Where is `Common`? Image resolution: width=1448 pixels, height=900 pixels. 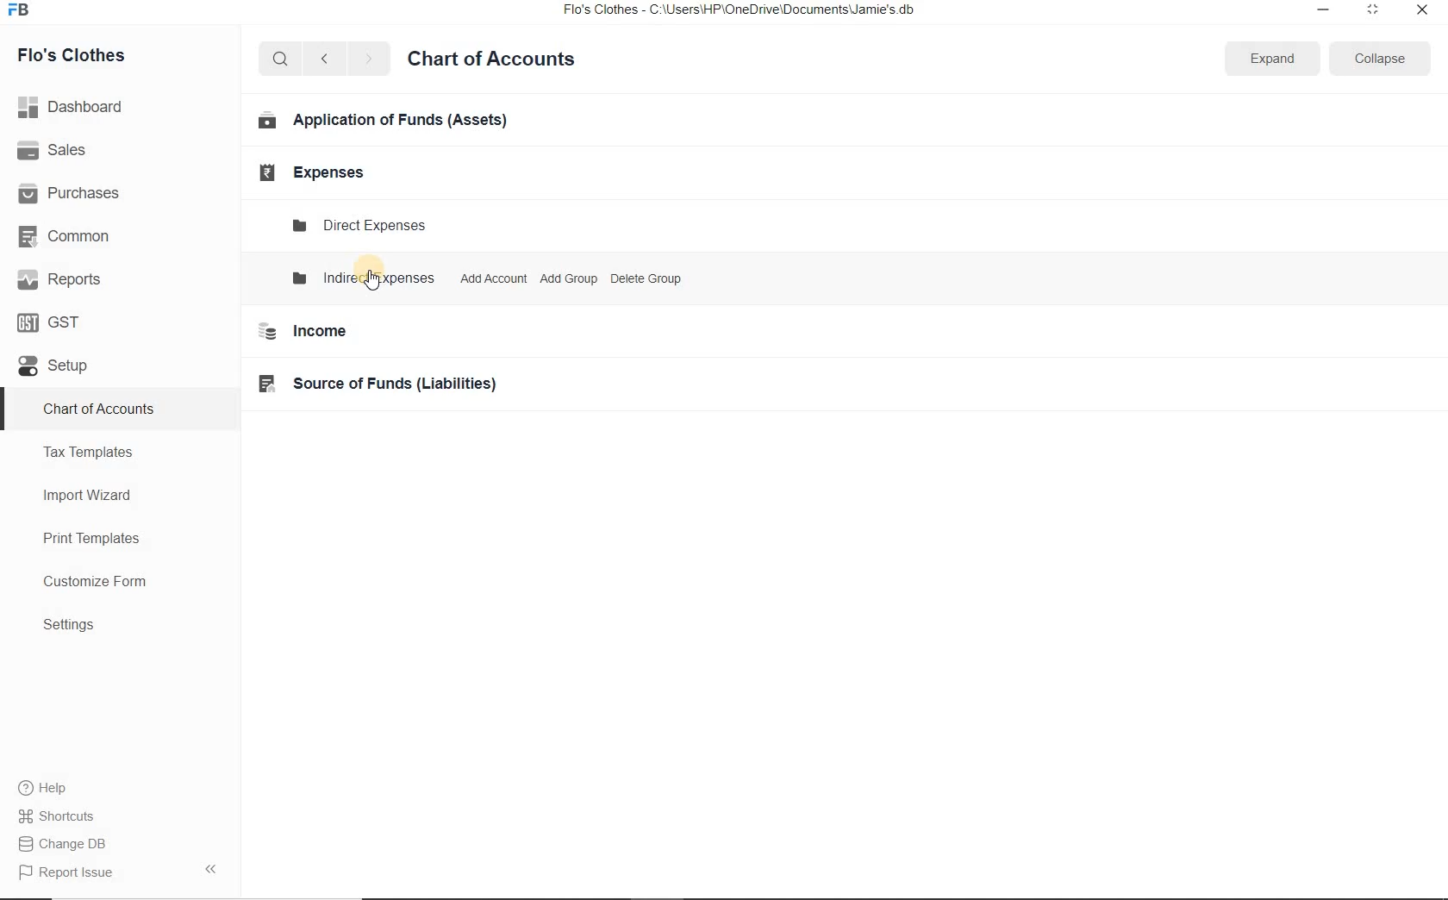 Common is located at coordinates (70, 235).